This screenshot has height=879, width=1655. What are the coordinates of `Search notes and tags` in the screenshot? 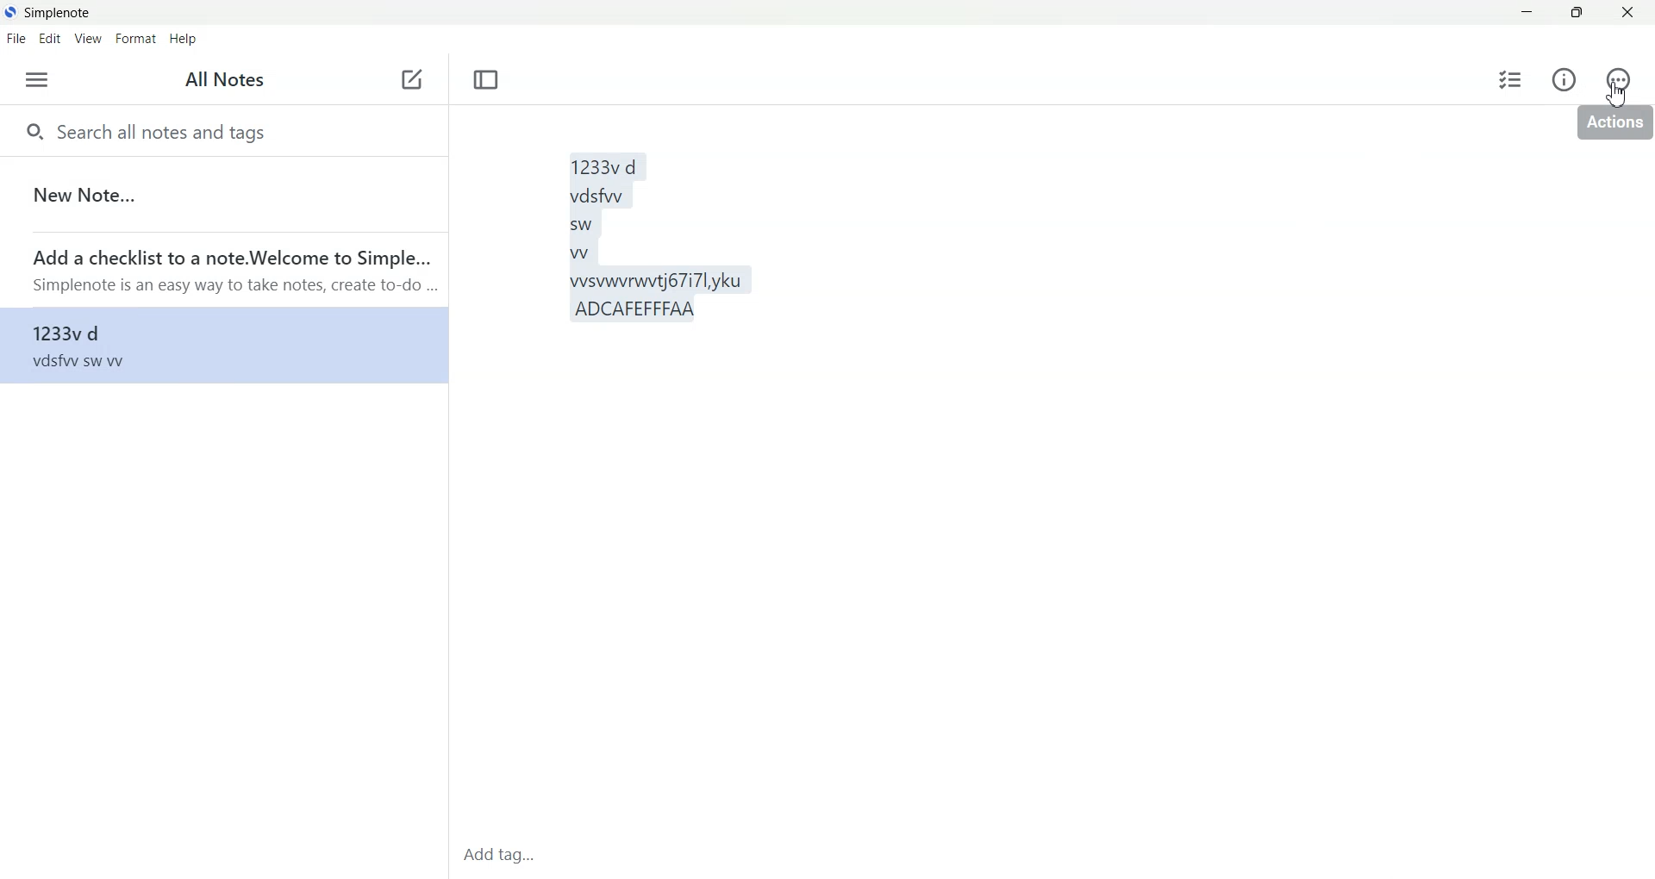 It's located at (222, 130).